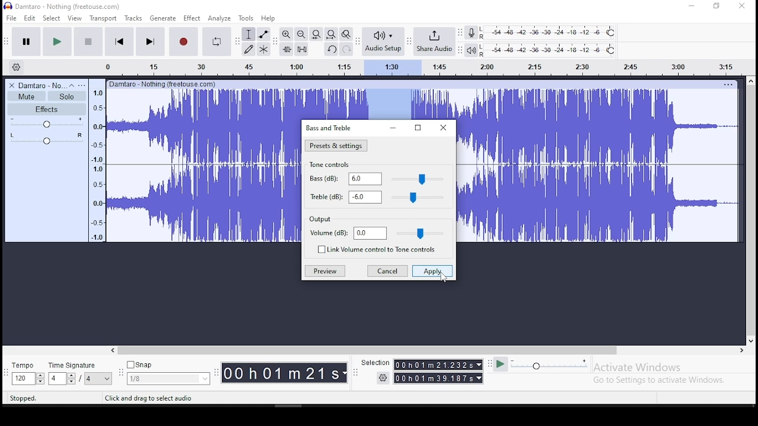  Describe the element at coordinates (182, 41) in the screenshot. I see `record` at that location.